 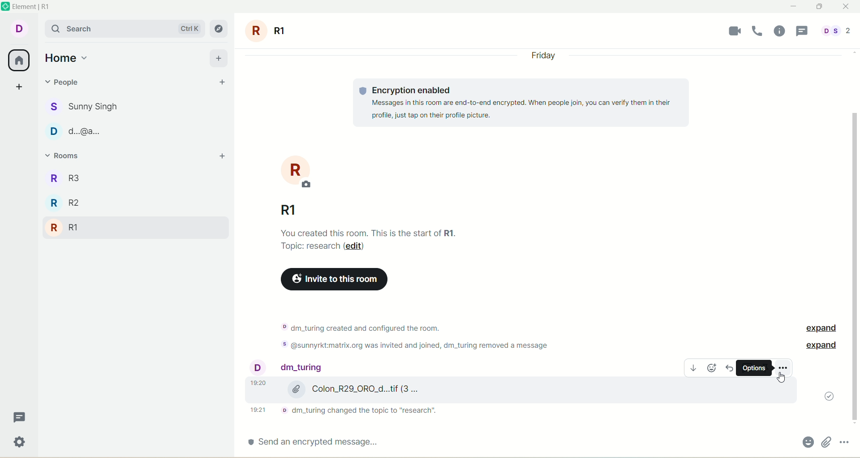 I want to click on attachments, so click(x=826, y=442).